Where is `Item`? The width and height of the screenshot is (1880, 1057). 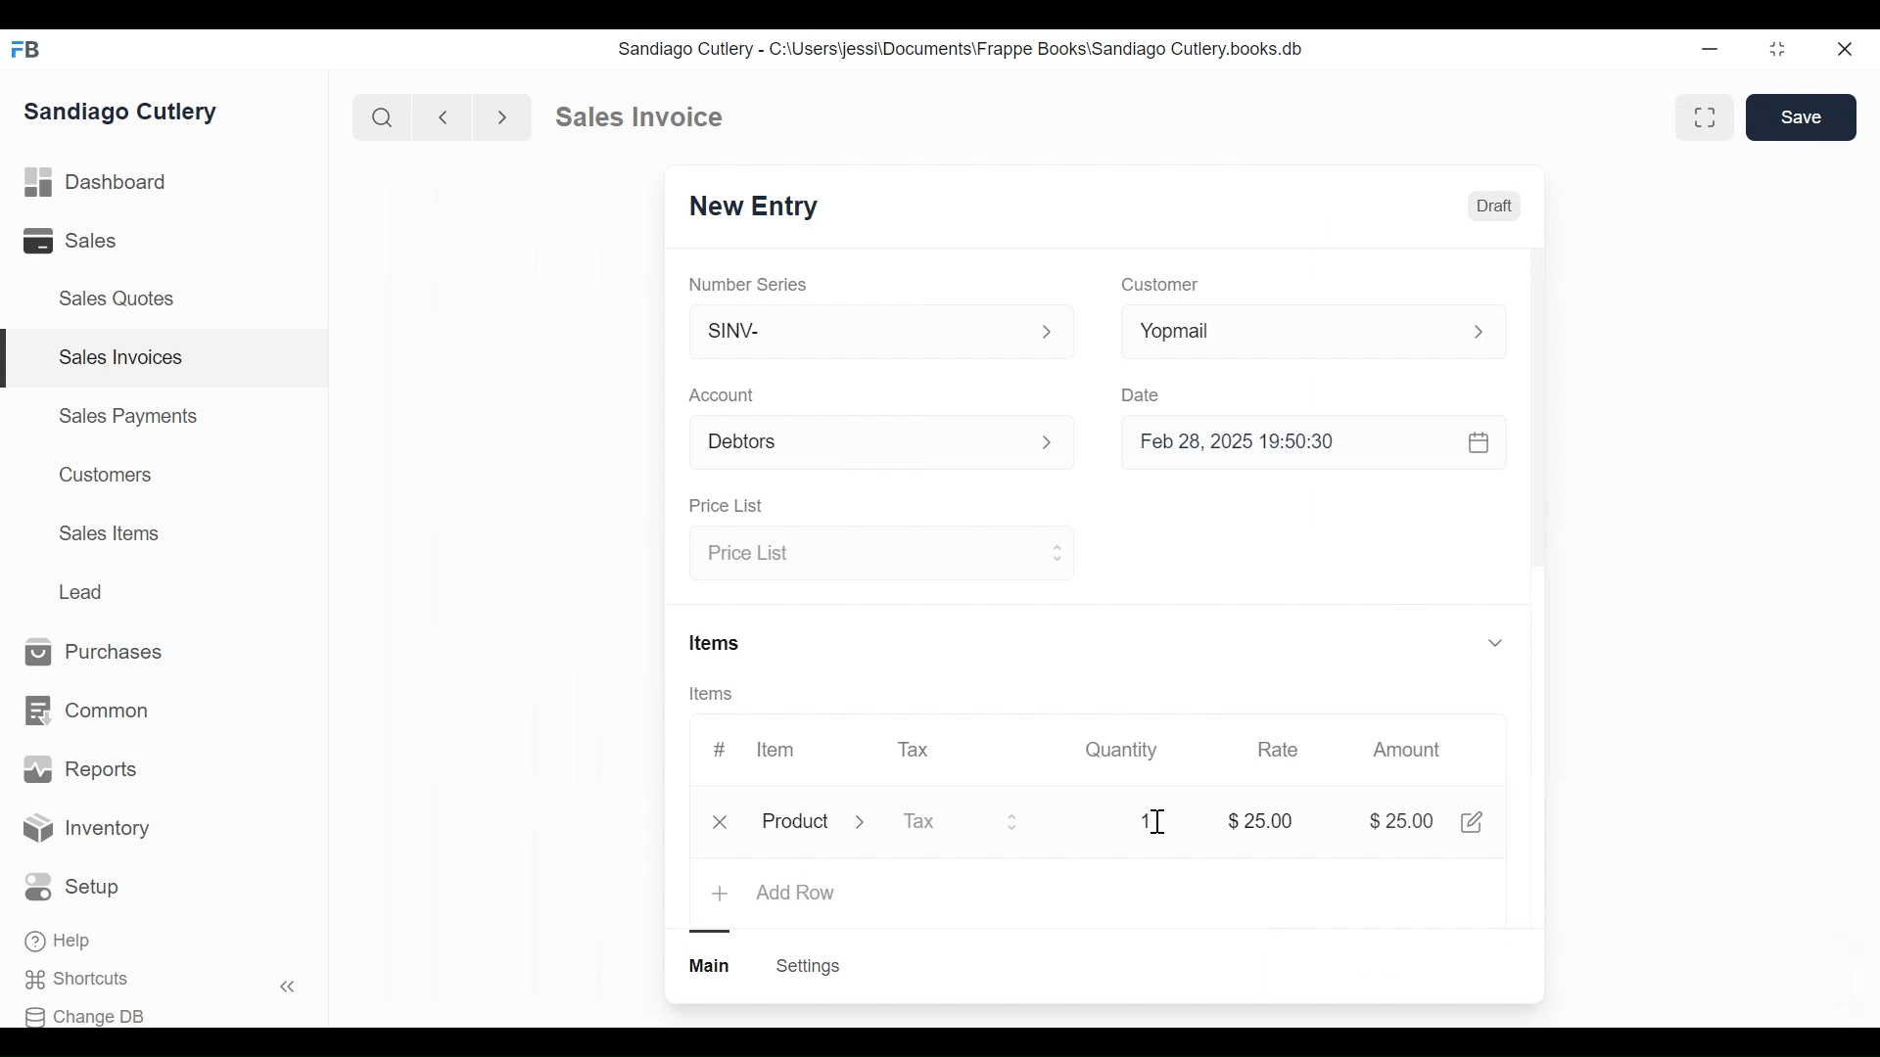
Item is located at coordinates (777, 750).